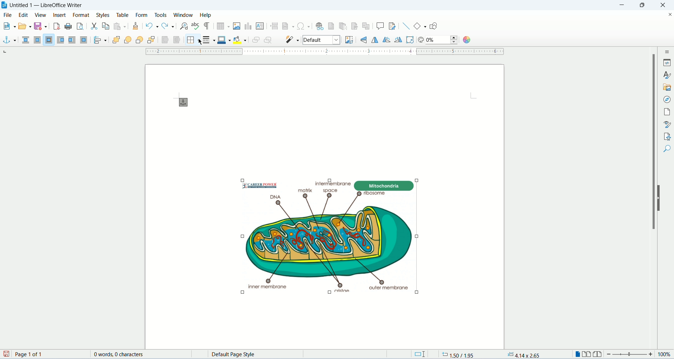 The height and width of the screenshot is (359, 674). Describe the element at coordinates (348, 40) in the screenshot. I see `crop image` at that location.